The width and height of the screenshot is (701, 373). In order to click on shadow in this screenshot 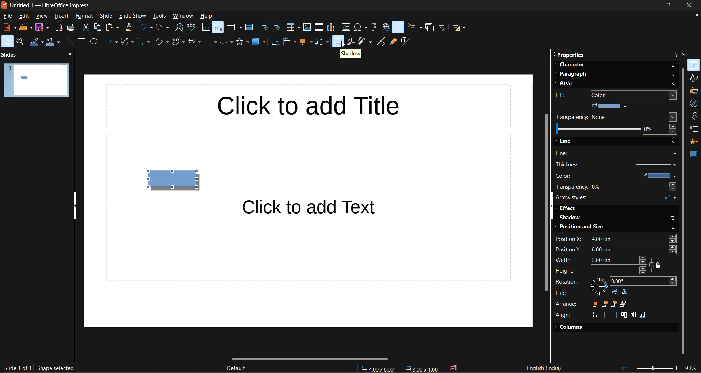, I will do `click(350, 54)`.